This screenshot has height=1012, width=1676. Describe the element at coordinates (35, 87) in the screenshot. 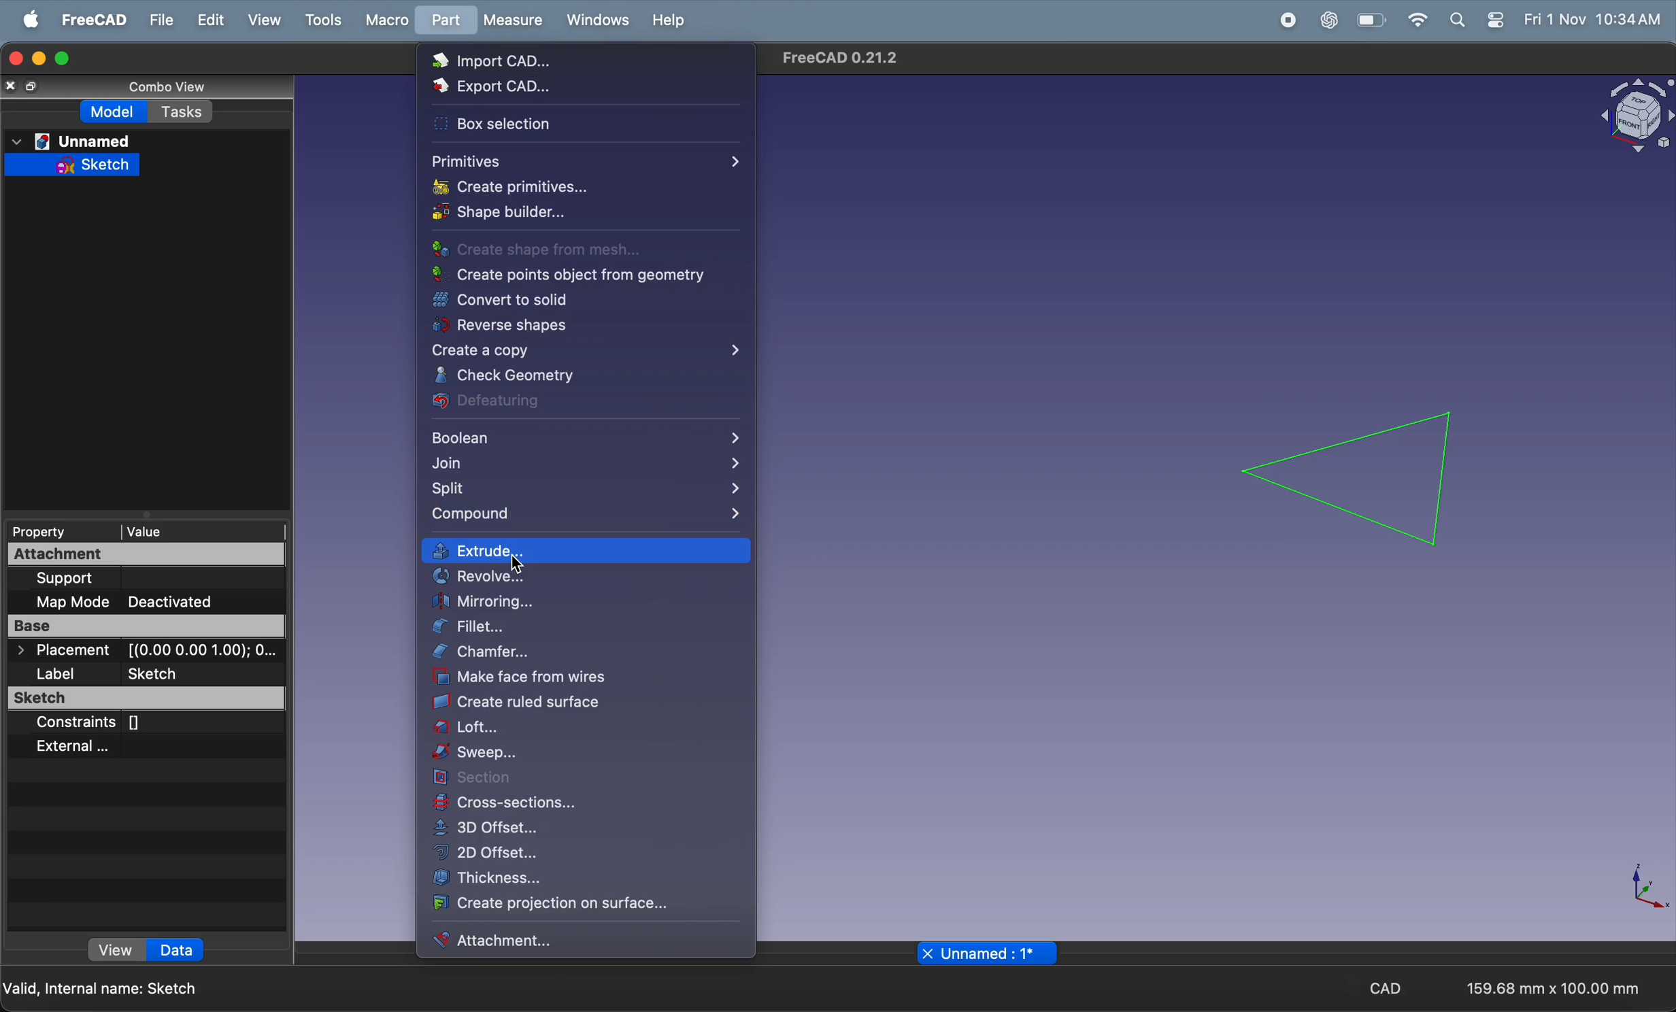

I see `restore` at that location.